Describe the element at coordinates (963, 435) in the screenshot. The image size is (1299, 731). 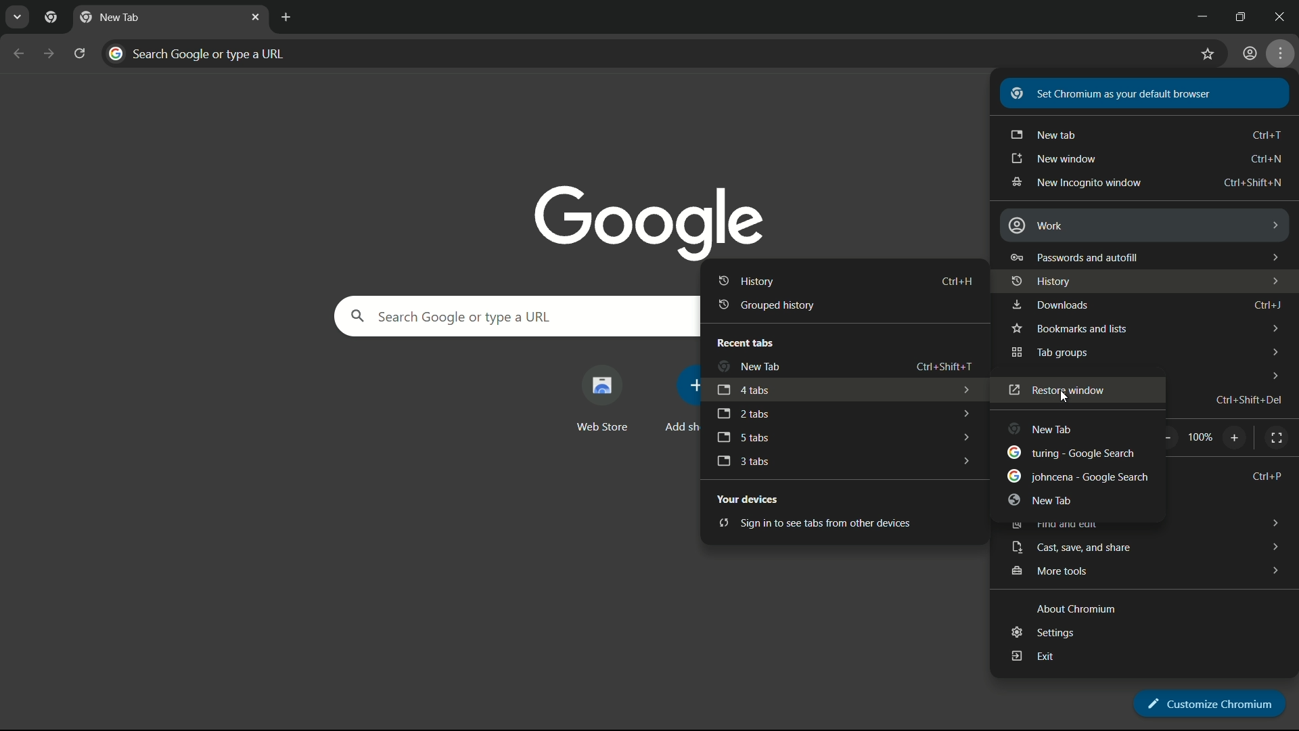
I see `dropdown arrows` at that location.